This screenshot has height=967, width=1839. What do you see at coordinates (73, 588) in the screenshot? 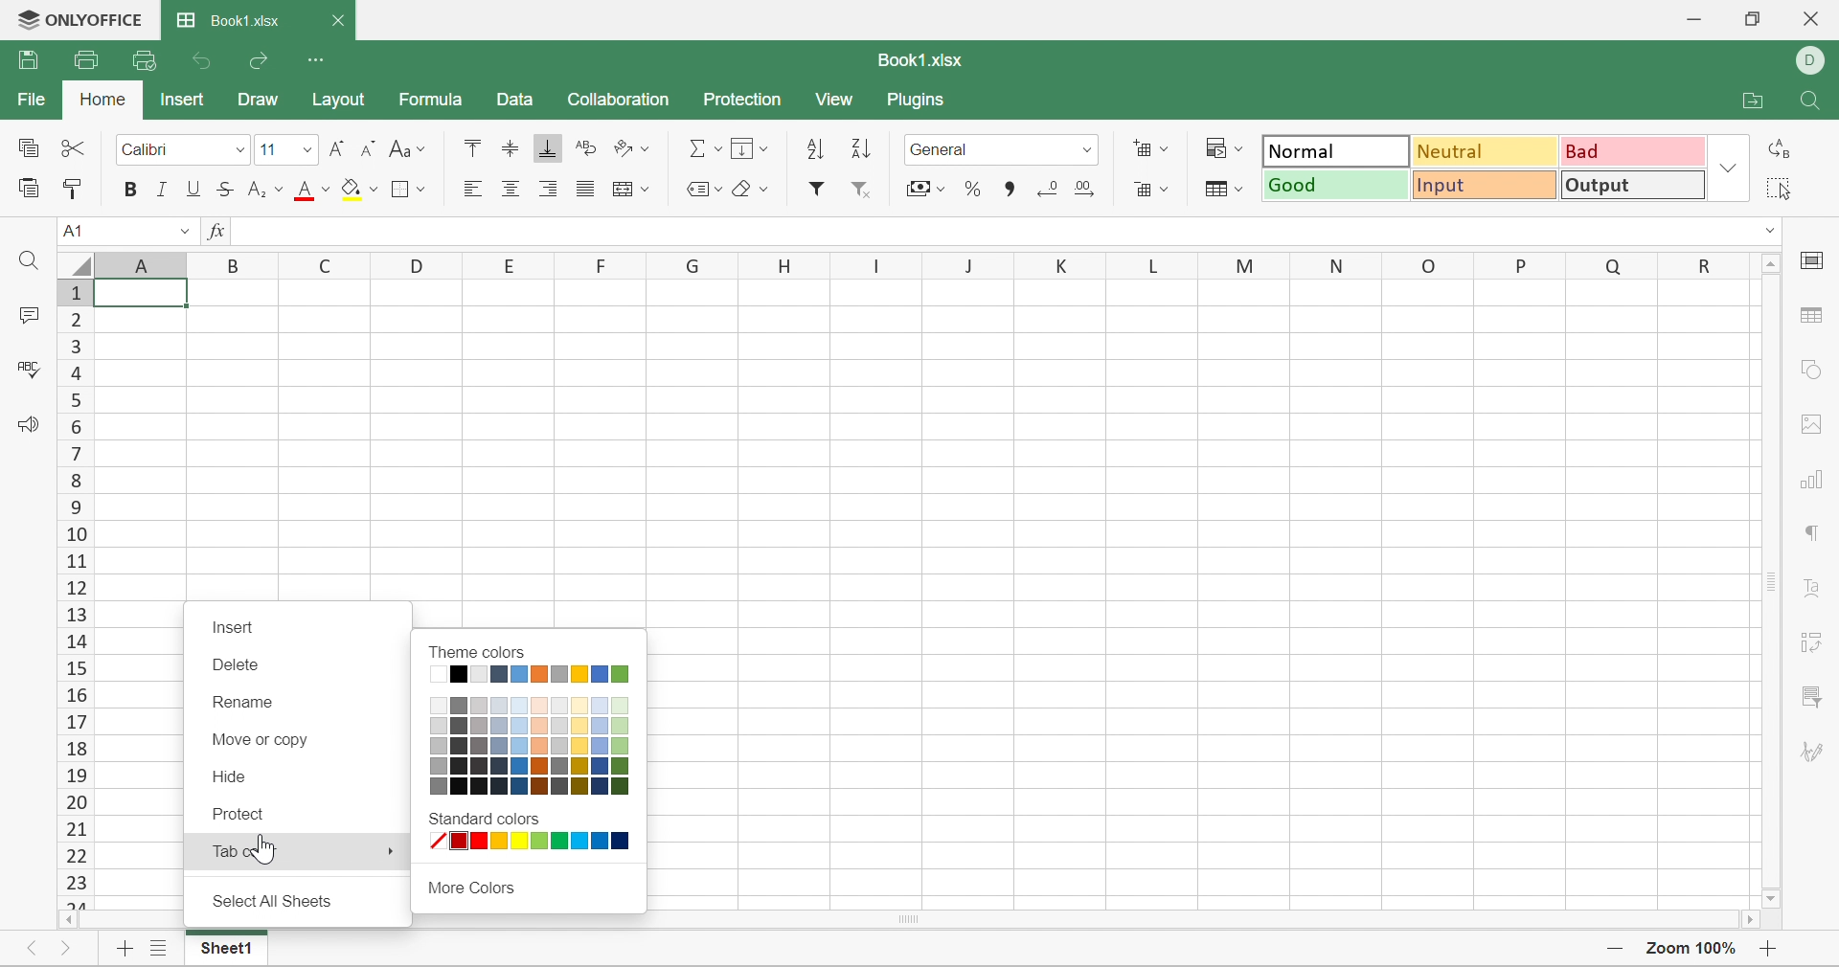
I see `12` at bounding box center [73, 588].